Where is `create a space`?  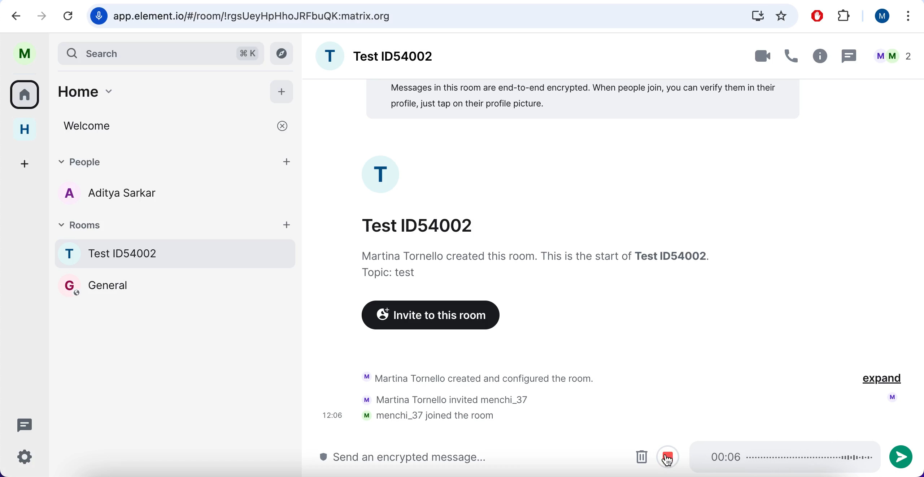 create a space is located at coordinates (26, 163).